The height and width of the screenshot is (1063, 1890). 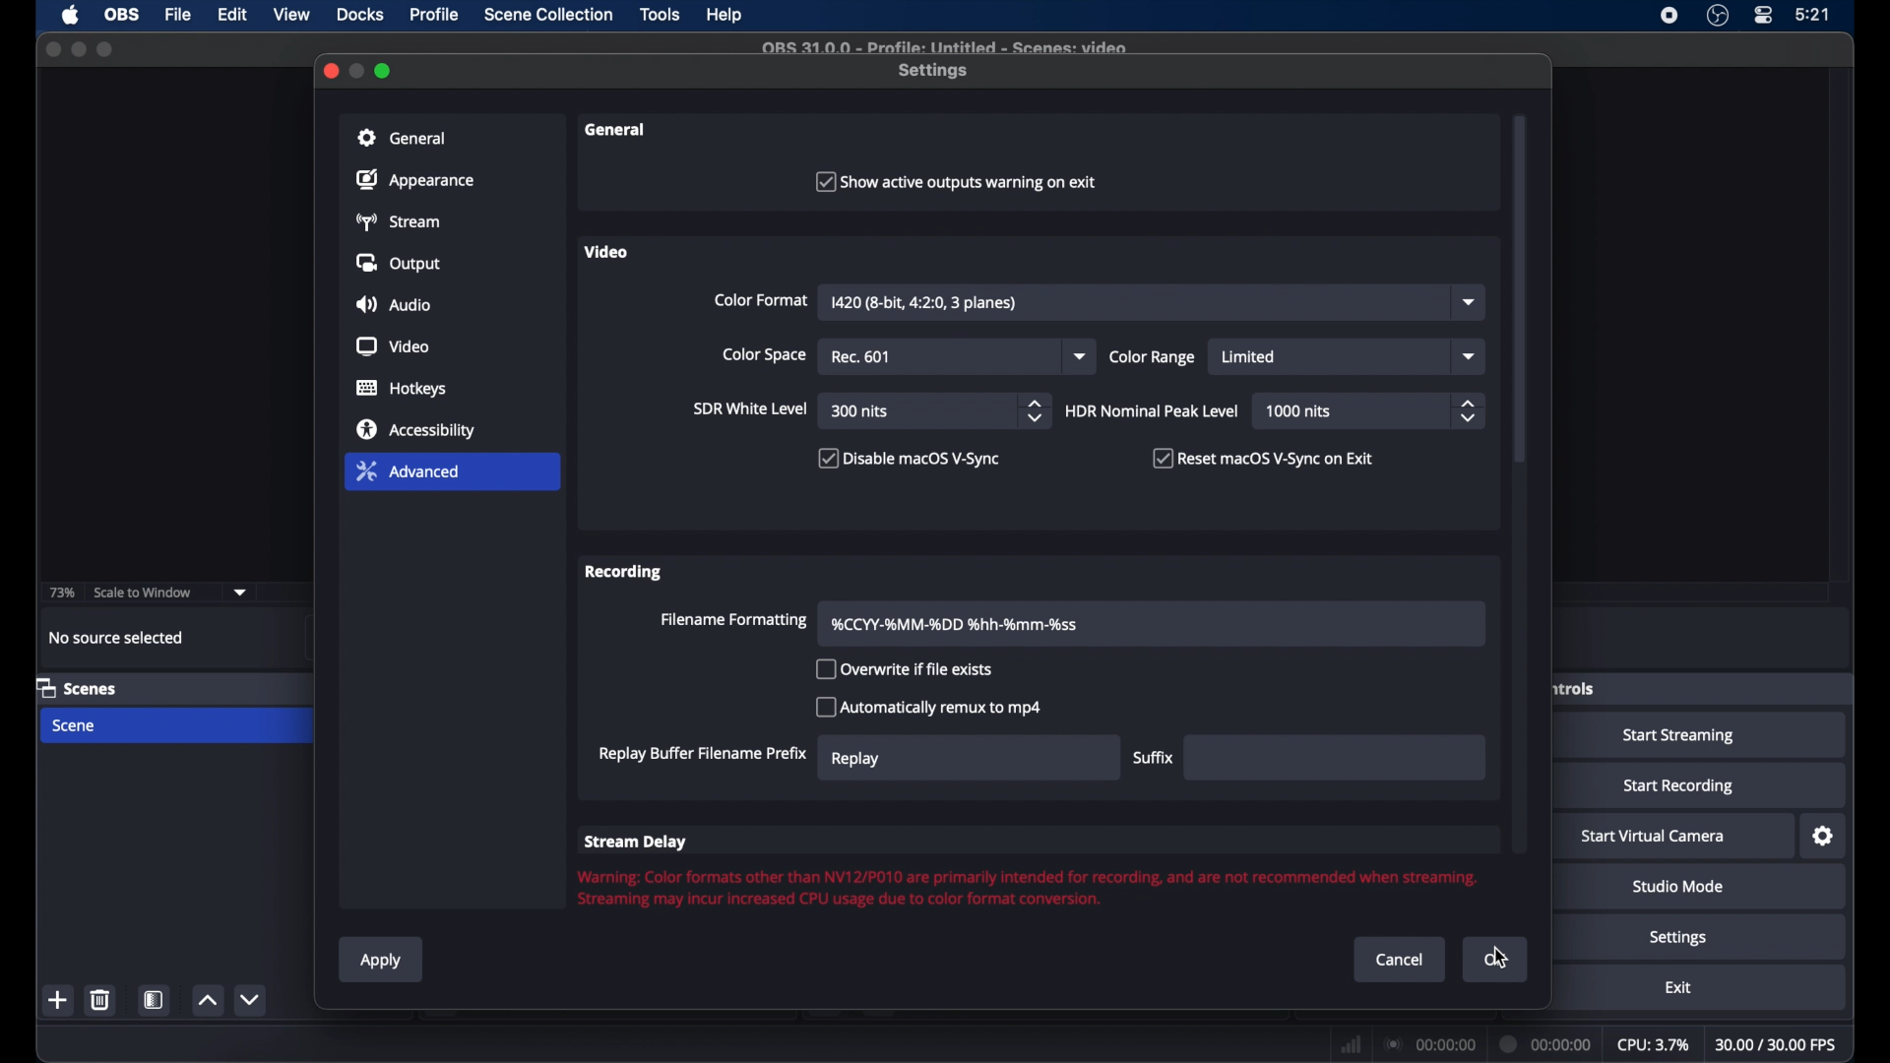 What do you see at coordinates (625, 572) in the screenshot?
I see `recording` at bounding box center [625, 572].